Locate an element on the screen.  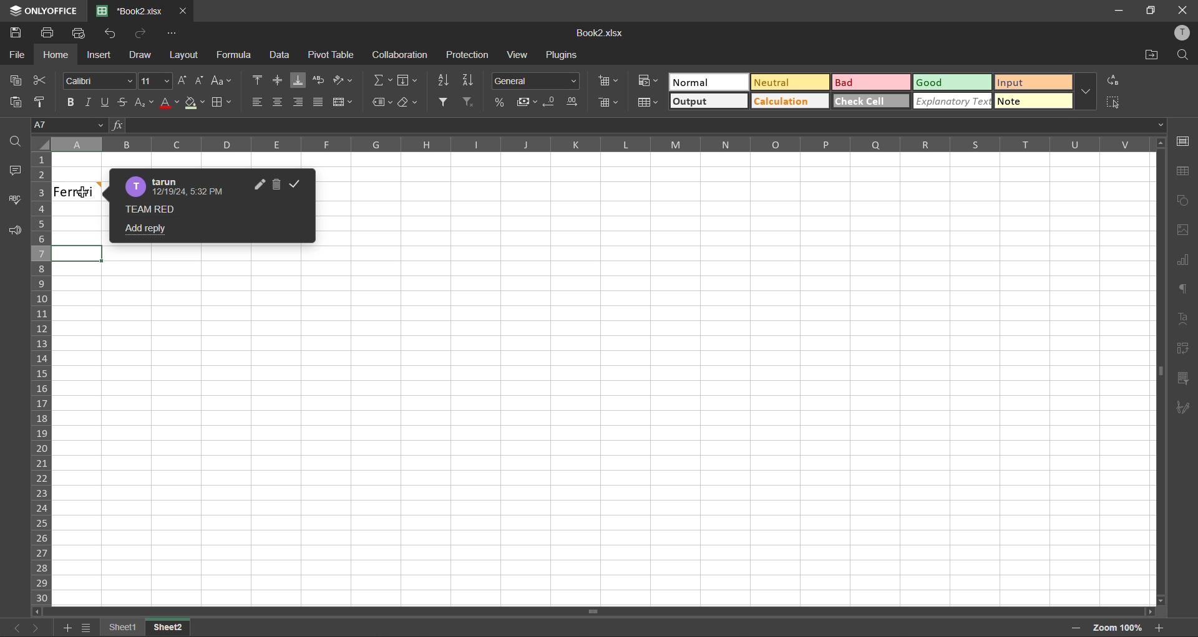
clear filter is located at coordinates (467, 102).